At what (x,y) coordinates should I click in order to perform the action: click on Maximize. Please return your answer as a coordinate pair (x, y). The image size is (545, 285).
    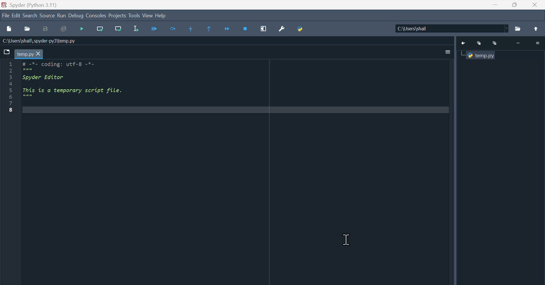
    Looking at the image, I should click on (495, 43).